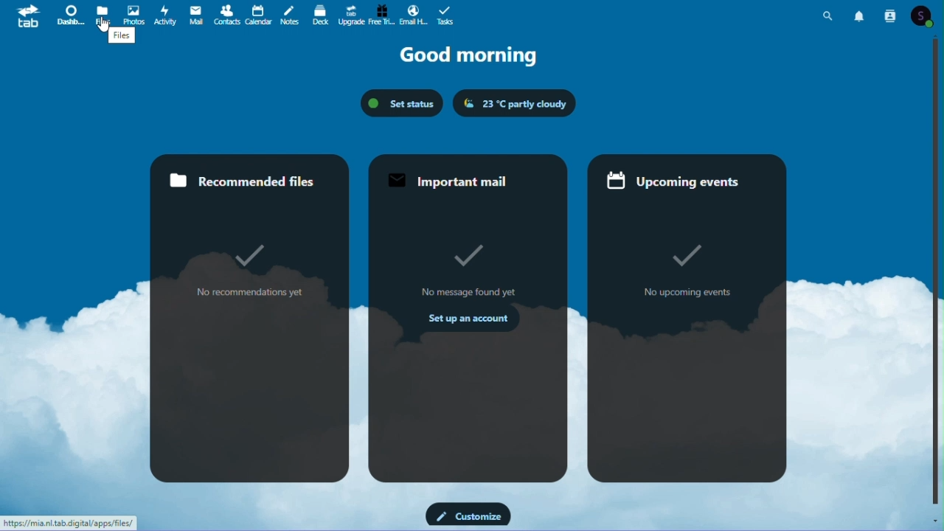  I want to click on Account icon, so click(926, 16).